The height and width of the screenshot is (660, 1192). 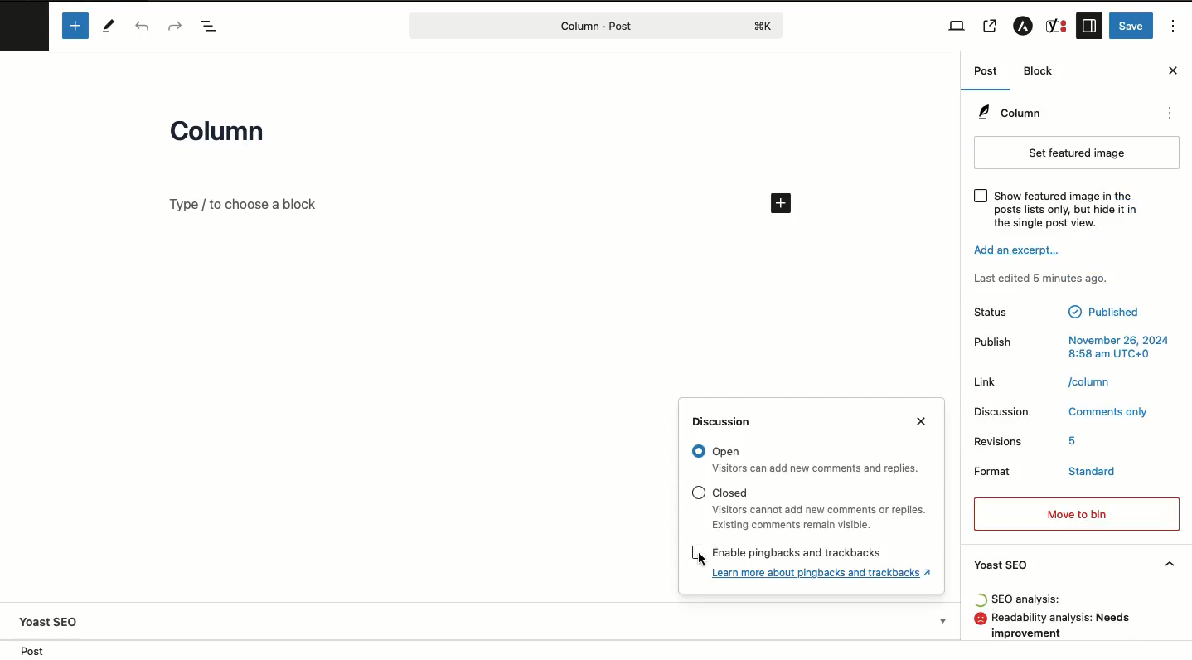 I want to click on command+K, so click(x=764, y=27).